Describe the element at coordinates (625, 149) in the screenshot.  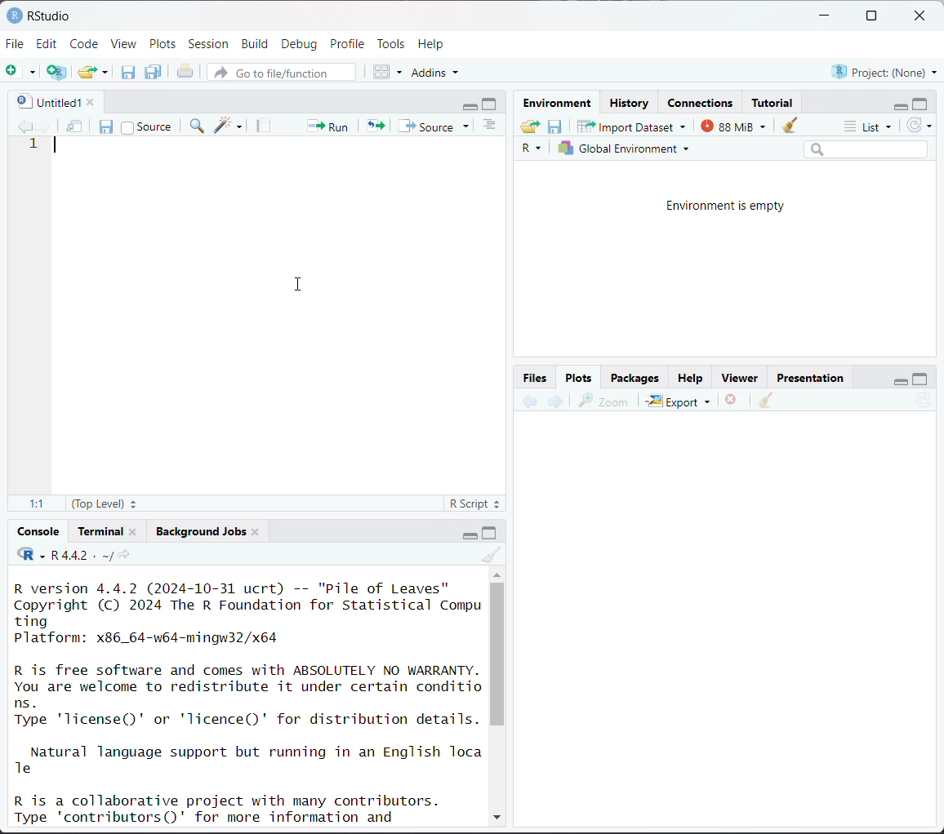
I see `Global environment` at that location.